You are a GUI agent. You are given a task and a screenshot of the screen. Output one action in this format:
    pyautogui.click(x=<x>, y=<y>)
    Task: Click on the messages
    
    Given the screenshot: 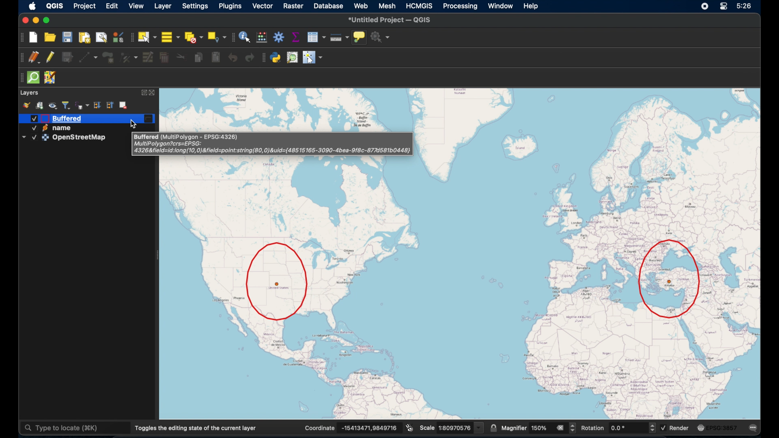 What is the action you would take?
    pyautogui.click(x=754, y=428)
    